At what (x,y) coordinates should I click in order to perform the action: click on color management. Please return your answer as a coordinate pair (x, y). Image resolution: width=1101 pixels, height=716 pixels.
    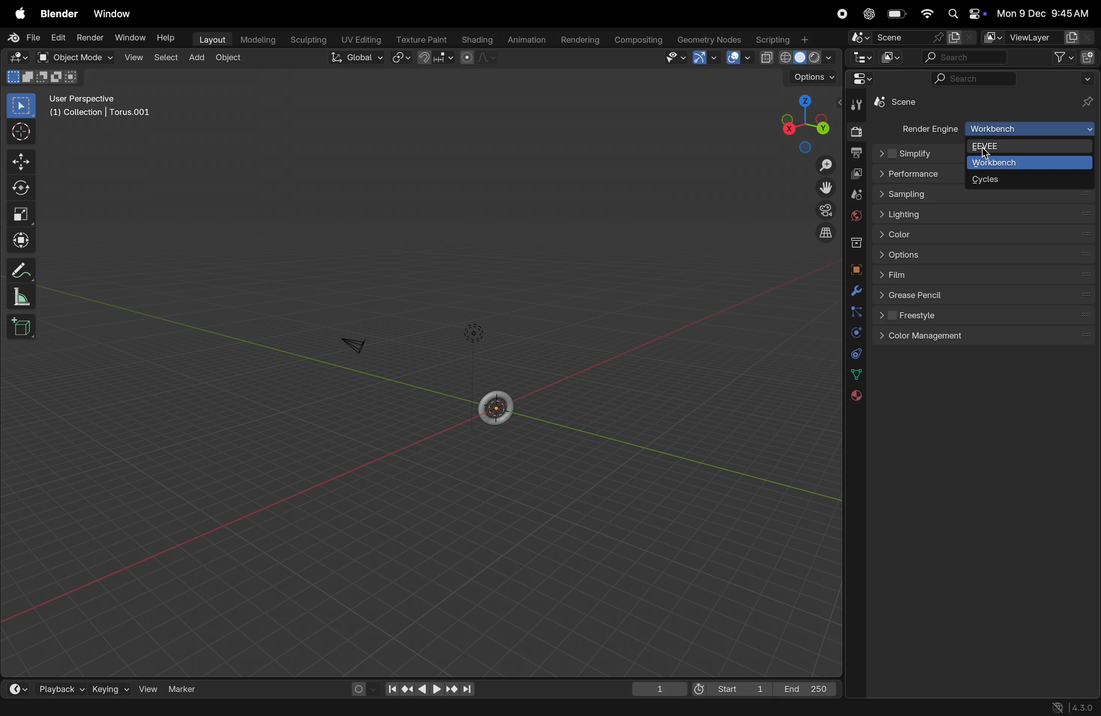
    Looking at the image, I should click on (985, 337).